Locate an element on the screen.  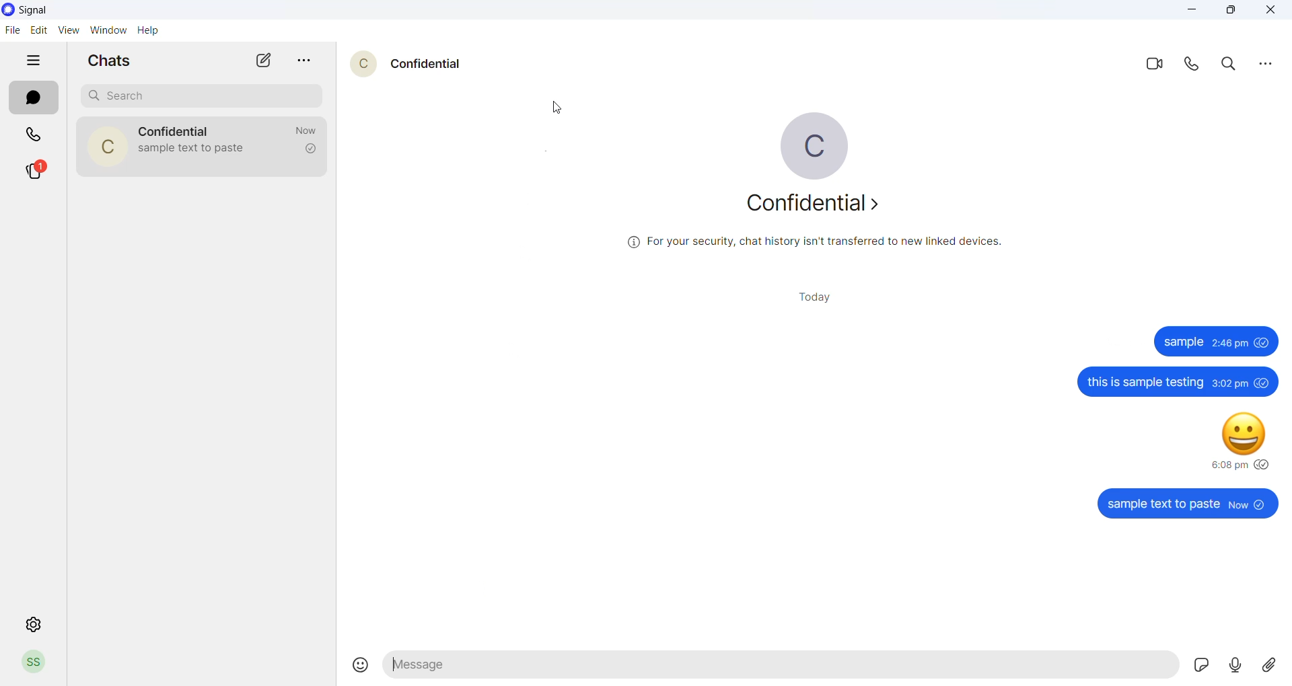
sticker is located at coordinates (1201, 664).